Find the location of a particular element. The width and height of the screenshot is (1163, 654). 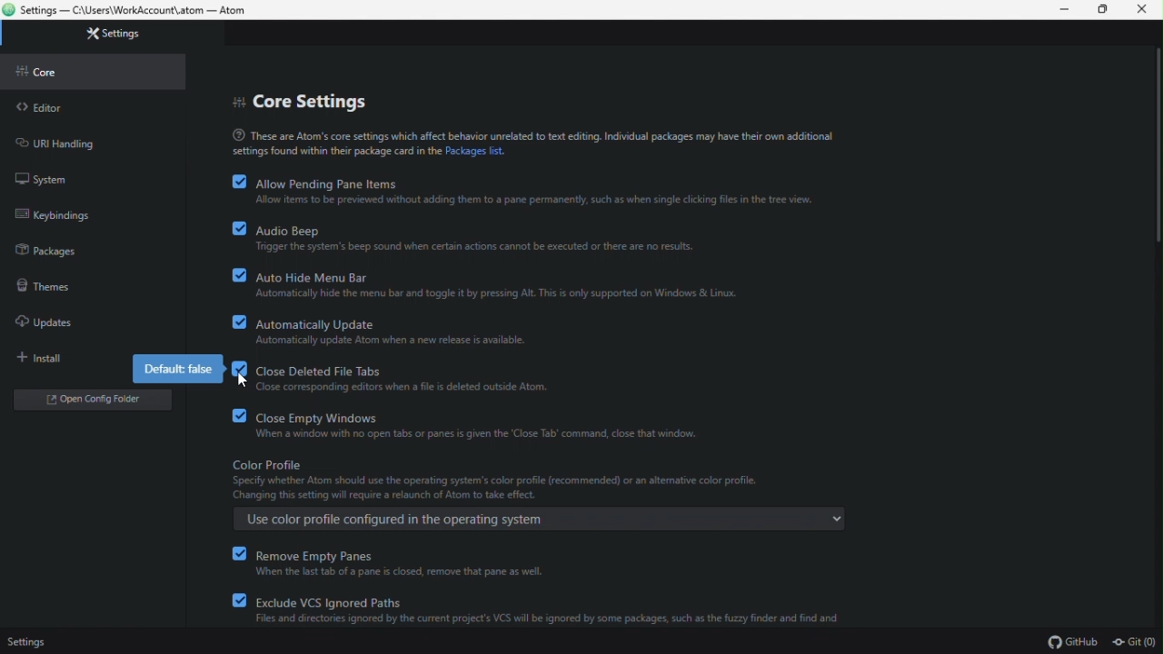

default false is located at coordinates (177, 370).